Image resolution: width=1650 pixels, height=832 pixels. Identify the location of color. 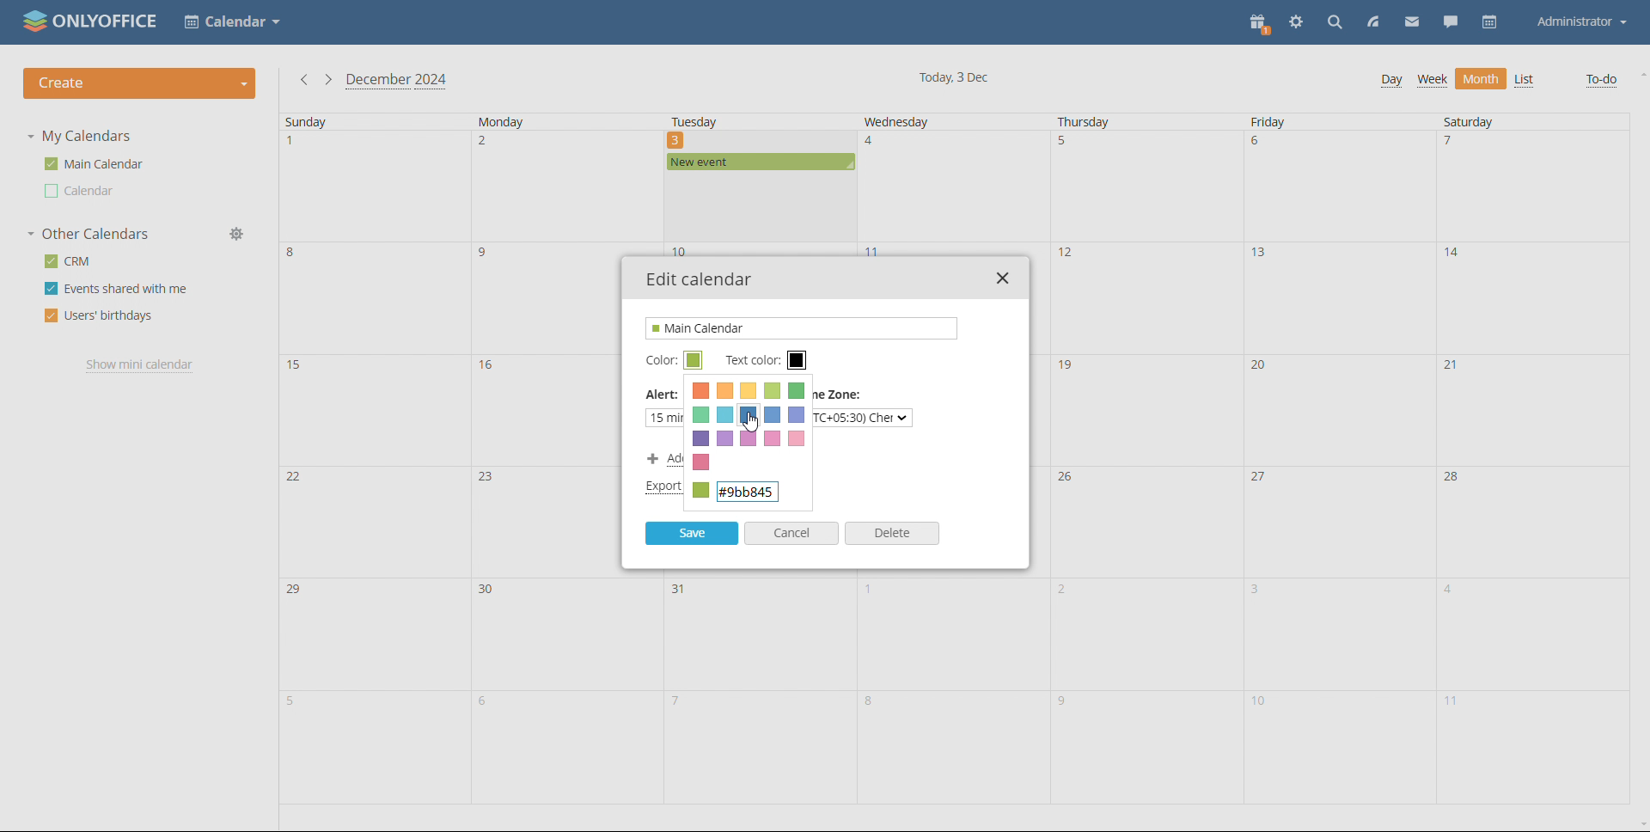
(659, 361).